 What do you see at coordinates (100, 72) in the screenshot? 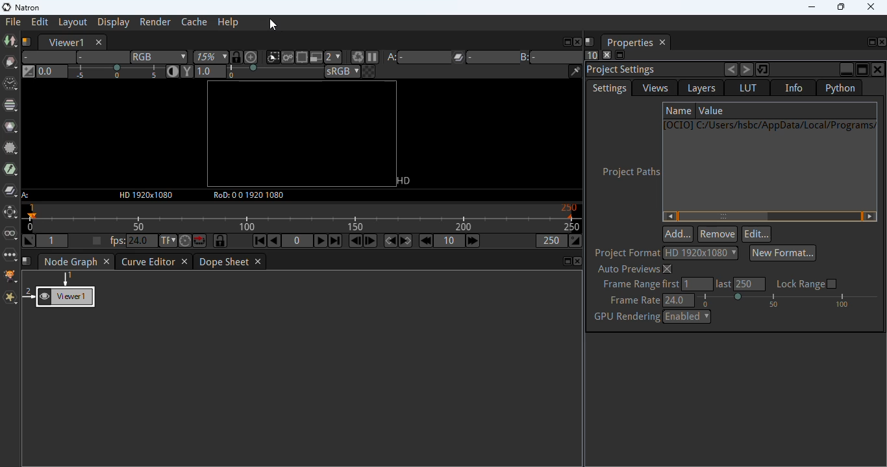
I see `gain` at bounding box center [100, 72].